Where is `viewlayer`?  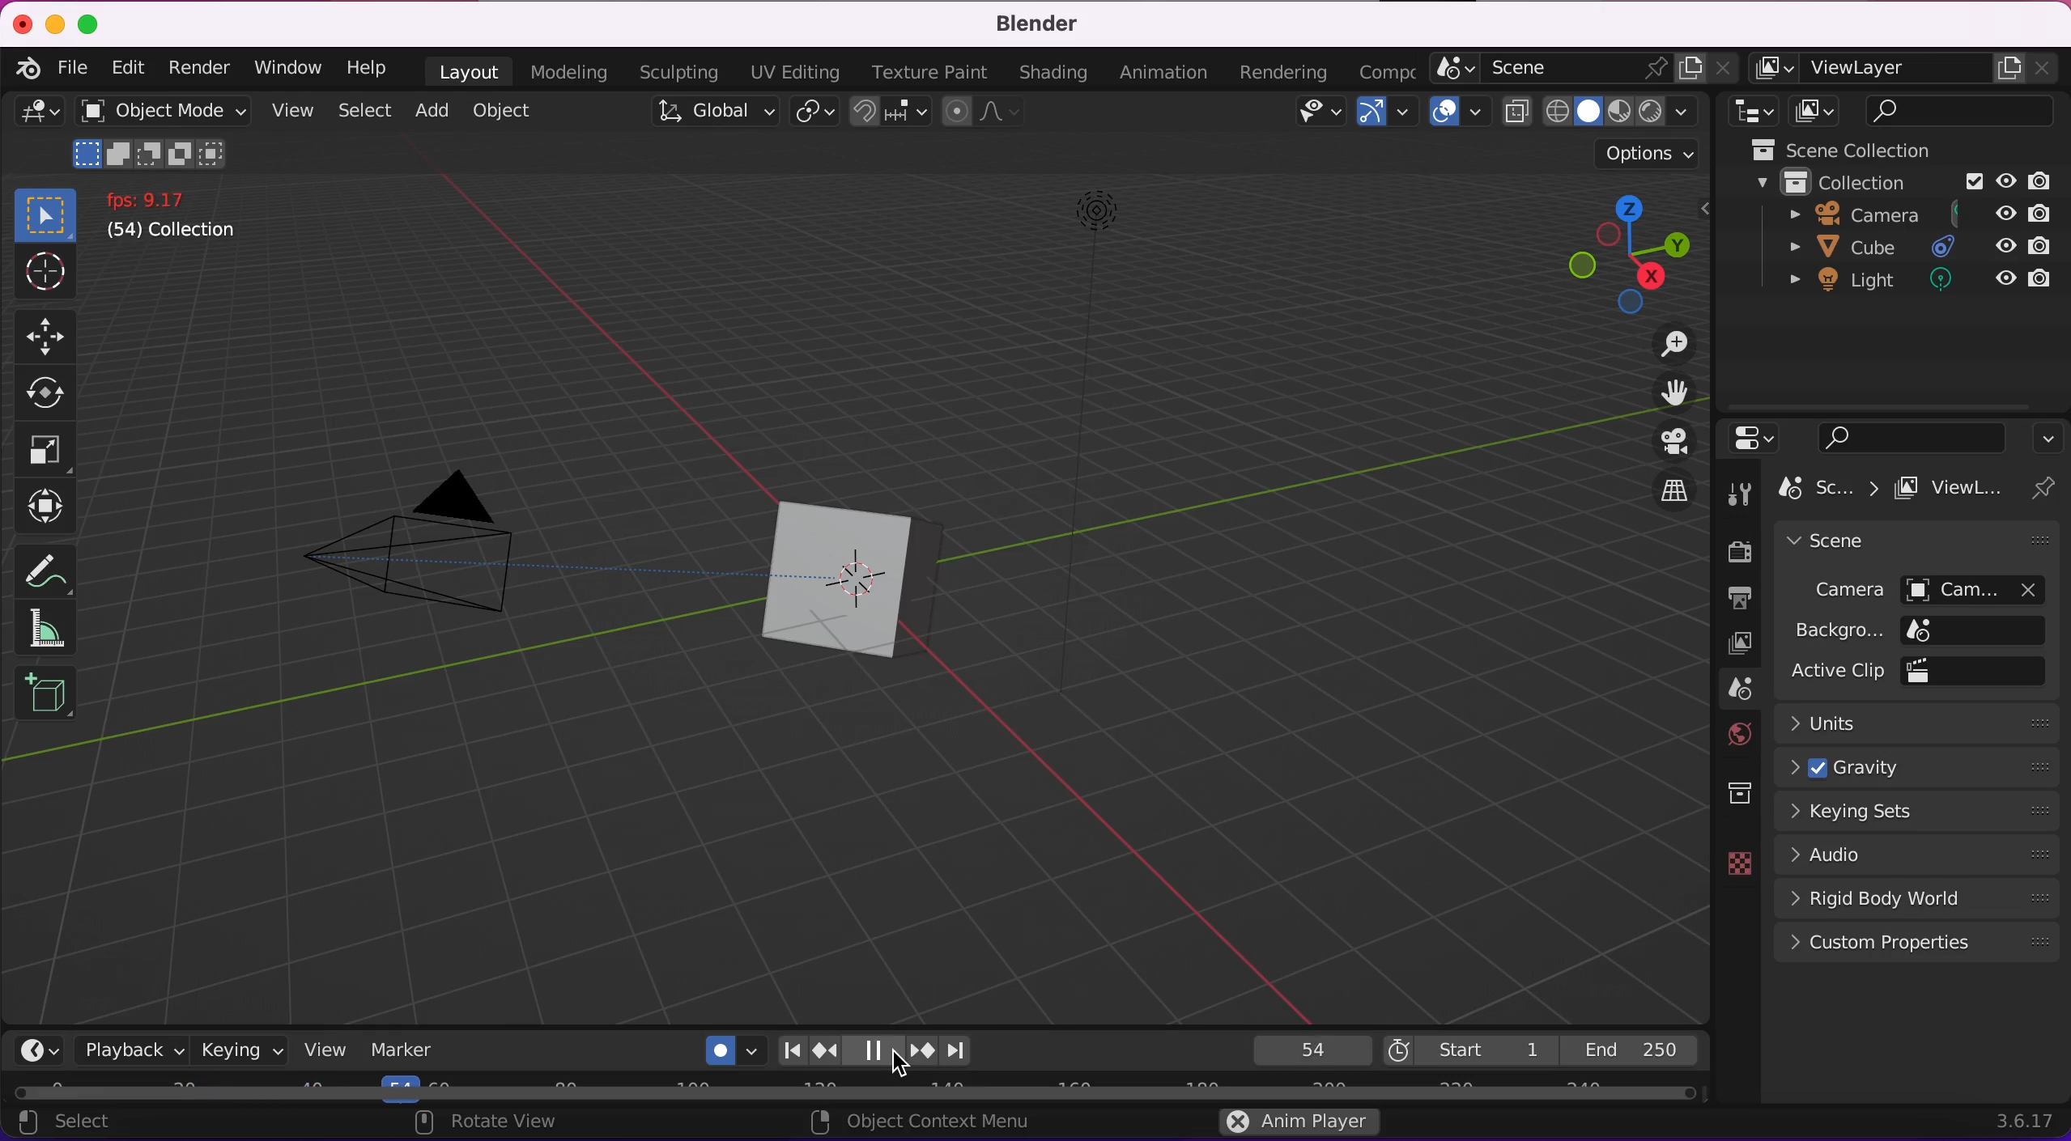 viewlayer is located at coordinates (1950, 494).